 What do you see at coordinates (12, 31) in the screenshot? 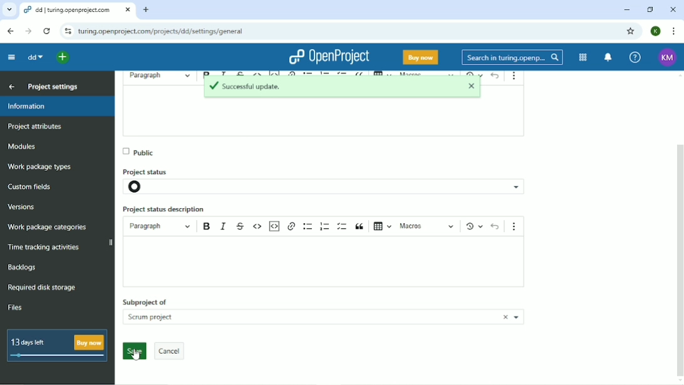
I see `Back` at bounding box center [12, 31].